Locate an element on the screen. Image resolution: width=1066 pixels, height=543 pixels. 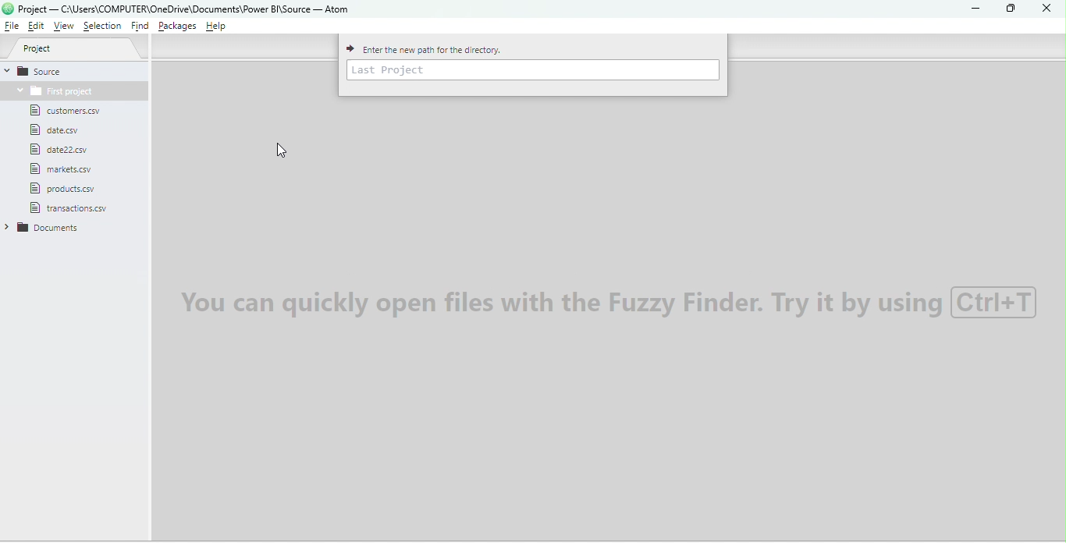
Help is located at coordinates (219, 27).